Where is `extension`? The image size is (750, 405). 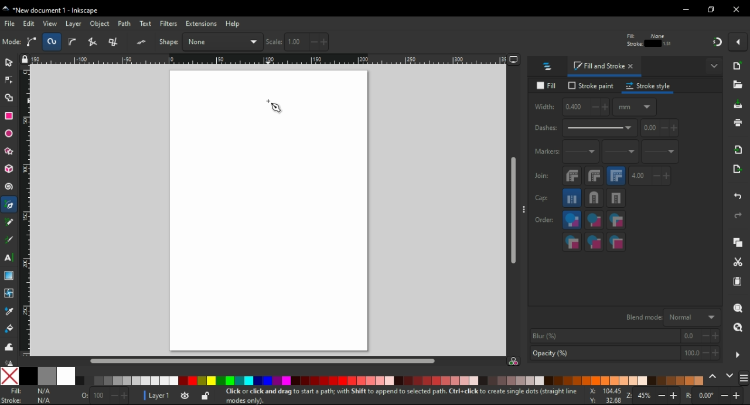
extension is located at coordinates (200, 23).